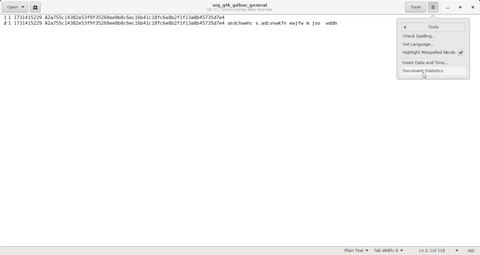 The width and height of the screenshot is (480, 255). What do you see at coordinates (434, 62) in the screenshot?
I see `Insert Date and Time` at bounding box center [434, 62].